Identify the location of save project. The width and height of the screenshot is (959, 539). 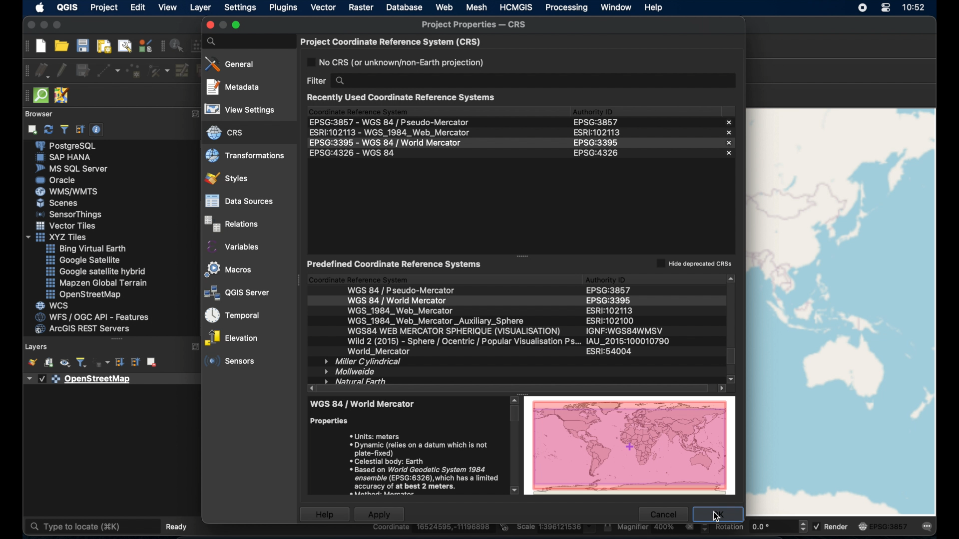
(82, 46).